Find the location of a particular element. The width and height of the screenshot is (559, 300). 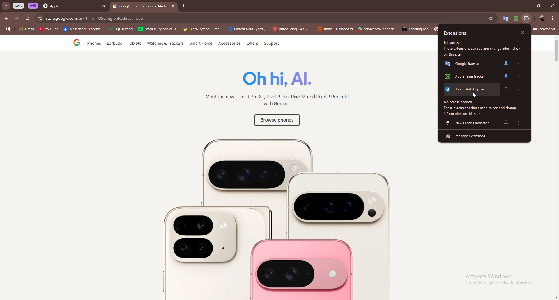

back is located at coordinates (7, 18).